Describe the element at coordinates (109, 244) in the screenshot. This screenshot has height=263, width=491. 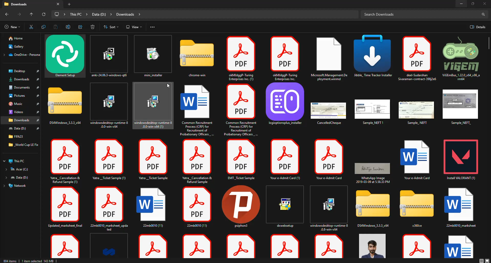
I see `file` at that location.